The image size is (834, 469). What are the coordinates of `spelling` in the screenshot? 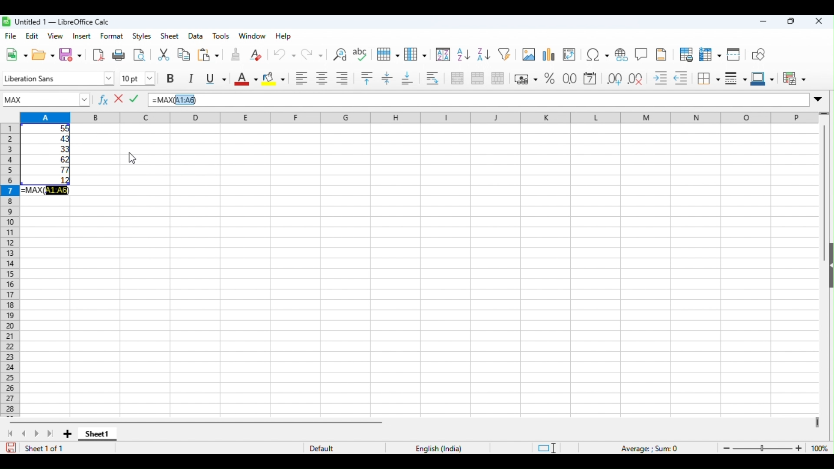 It's located at (361, 54).